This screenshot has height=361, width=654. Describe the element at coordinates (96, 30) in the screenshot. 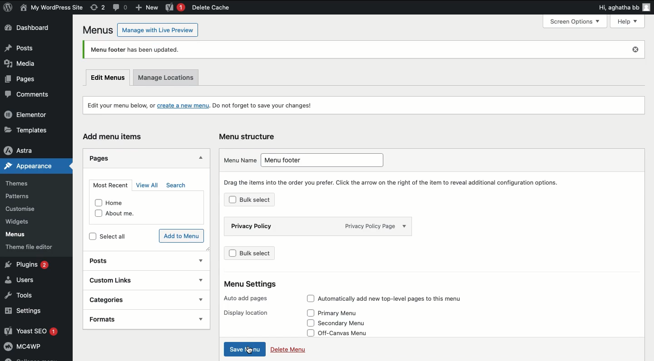

I see `Menus` at that location.